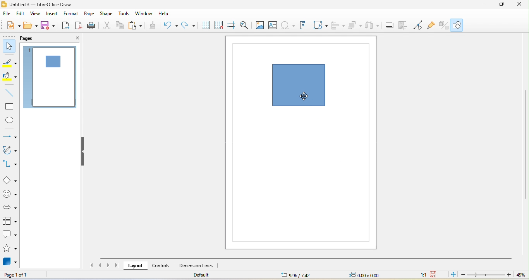 The width and height of the screenshot is (529, 280). What do you see at coordinates (37, 14) in the screenshot?
I see `view` at bounding box center [37, 14].